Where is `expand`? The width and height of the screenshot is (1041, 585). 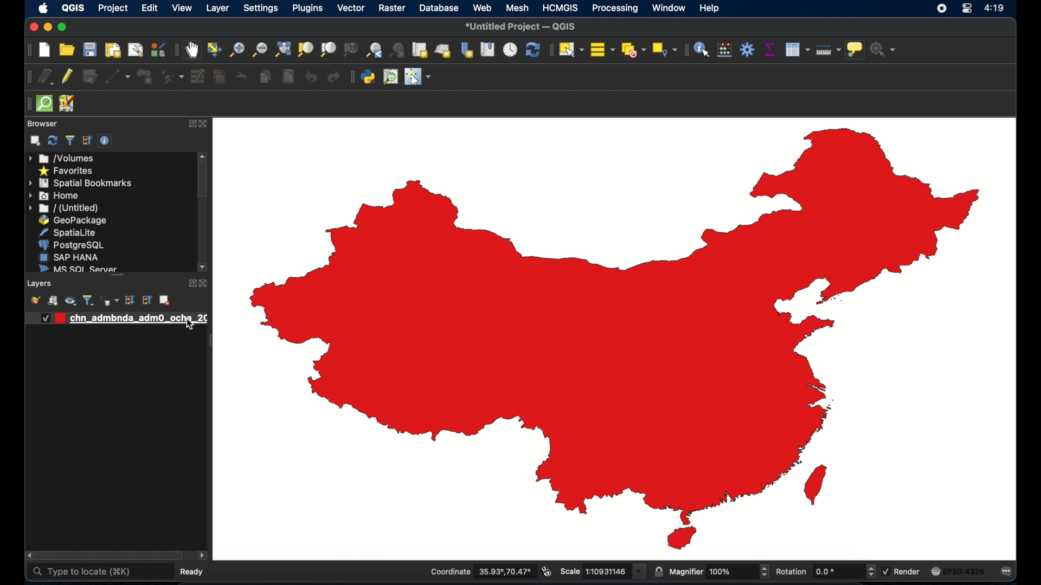
expand is located at coordinates (190, 284).